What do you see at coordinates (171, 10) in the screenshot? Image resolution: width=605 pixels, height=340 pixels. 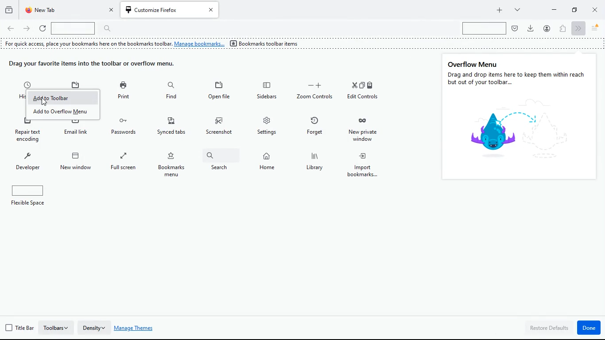 I see `Tab` at bounding box center [171, 10].